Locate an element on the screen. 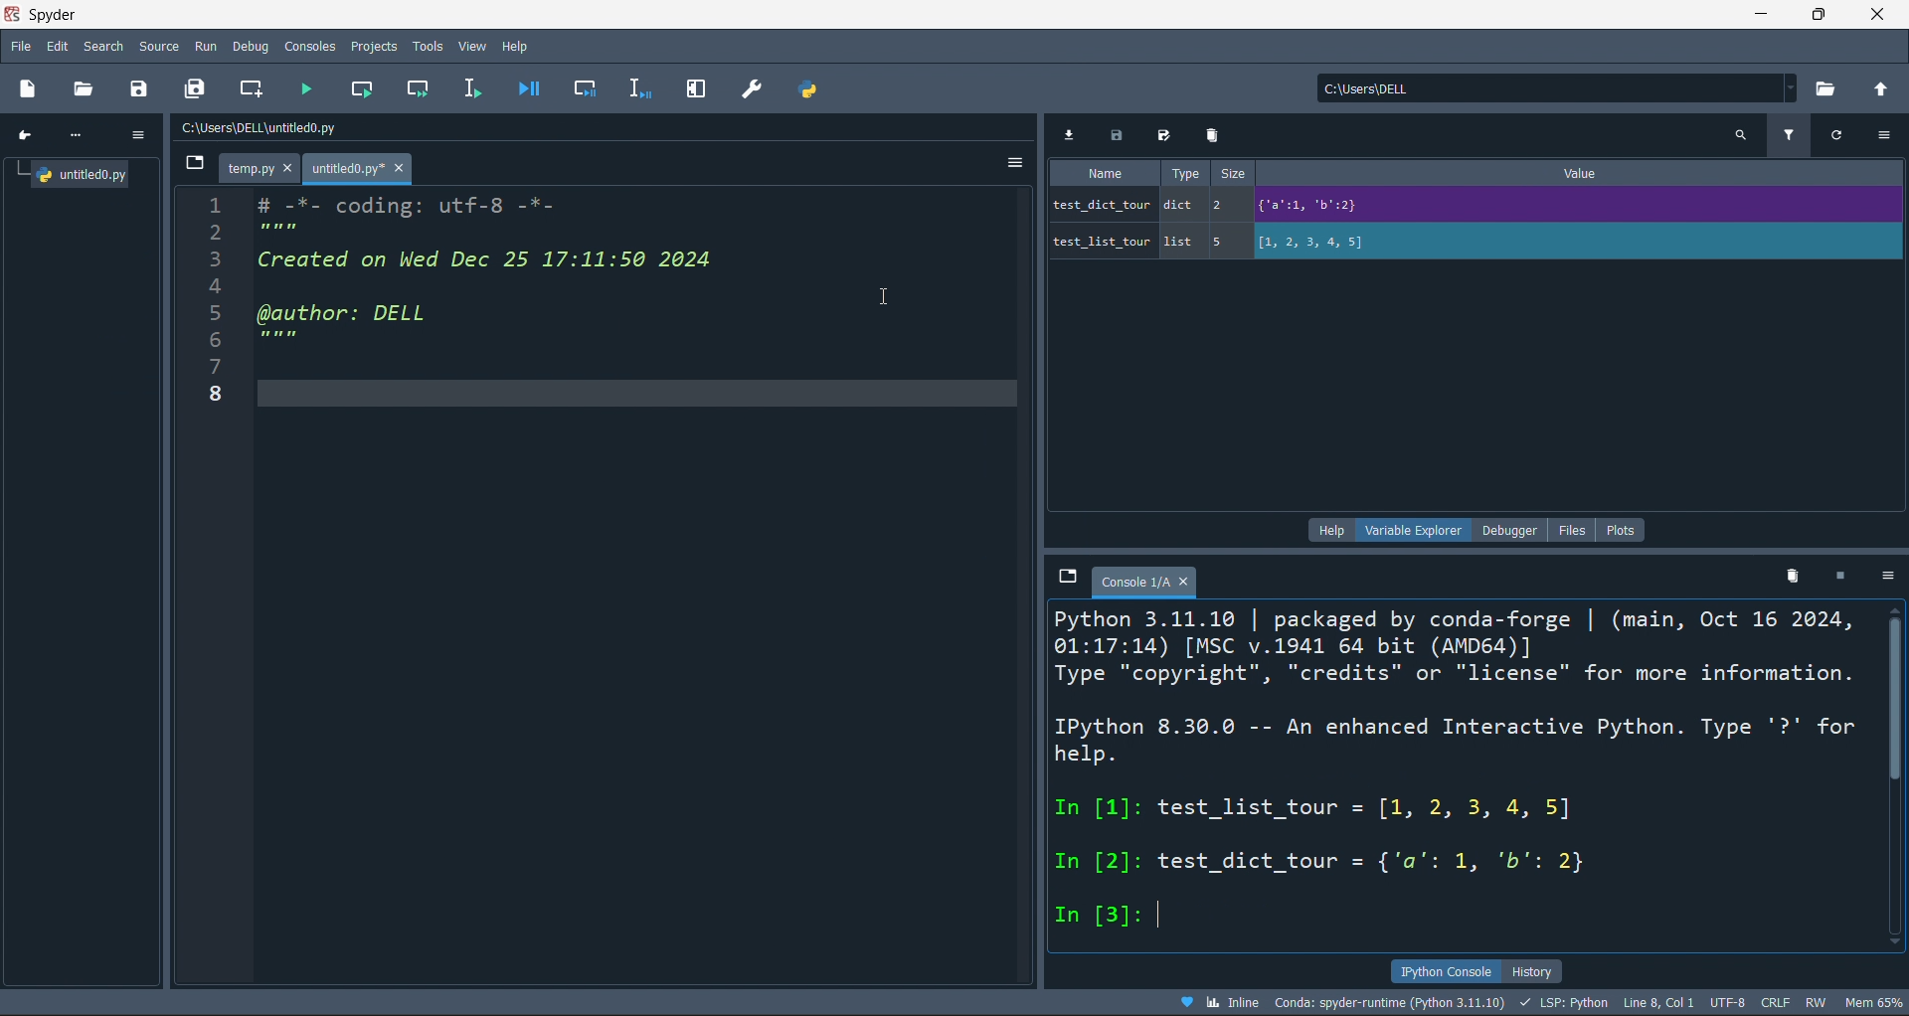  save is located at coordinates (139, 91).